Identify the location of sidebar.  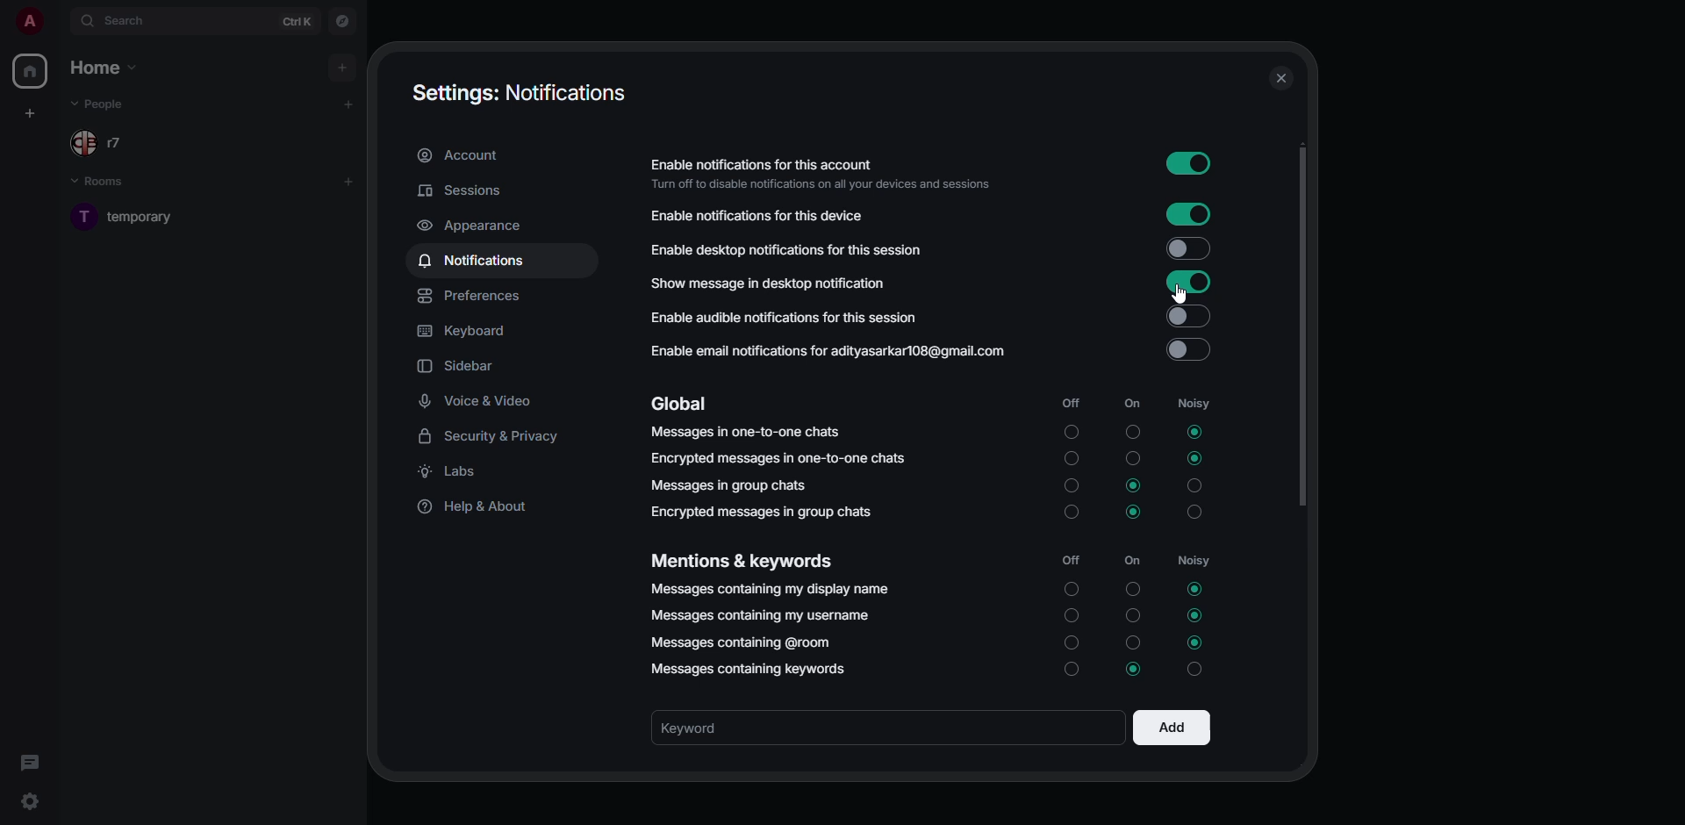
(459, 365).